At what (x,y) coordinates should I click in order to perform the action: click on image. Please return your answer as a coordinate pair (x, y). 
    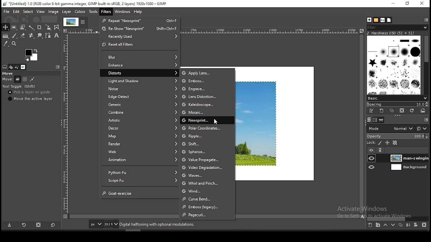
    Looking at the image, I should click on (54, 12).